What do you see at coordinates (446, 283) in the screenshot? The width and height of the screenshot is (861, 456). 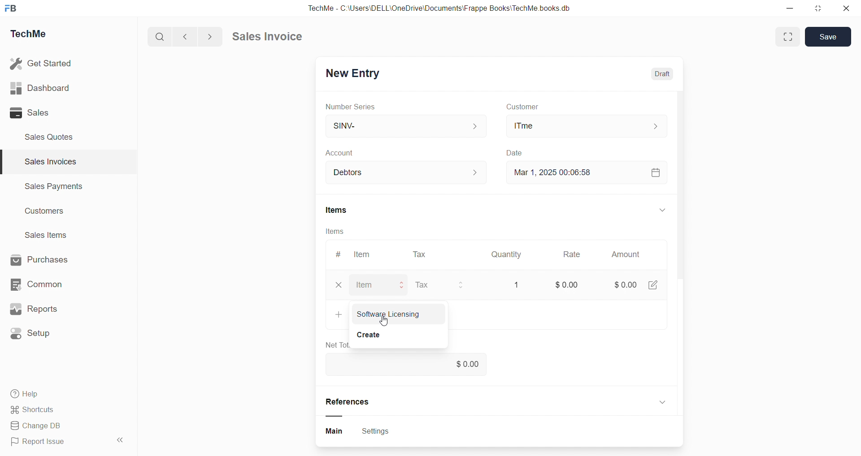 I see ` Tax ` at bounding box center [446, 283].